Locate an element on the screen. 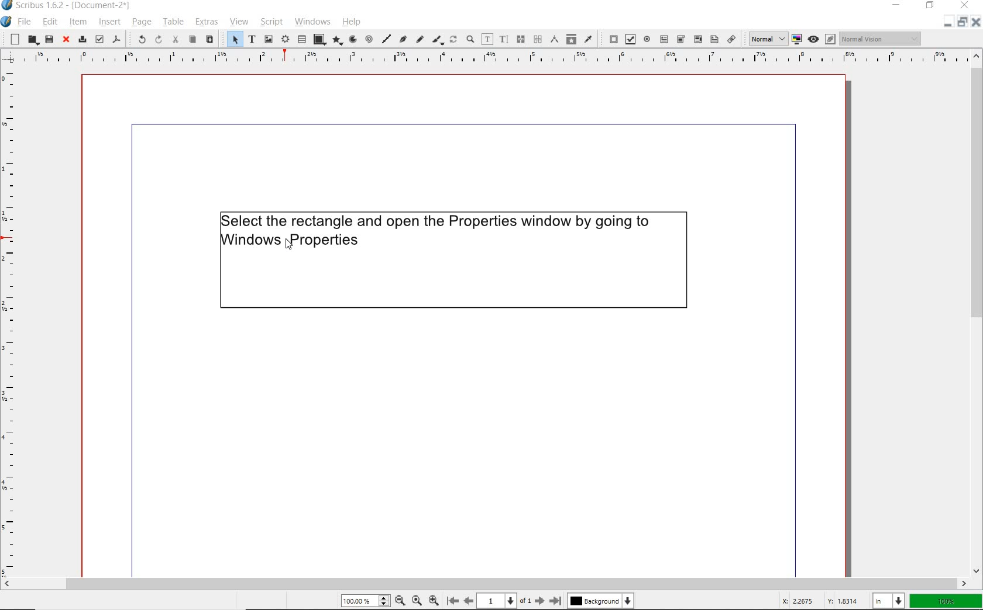 This screenshot has height=610, width=983. close is located at coordinates (66, 40).